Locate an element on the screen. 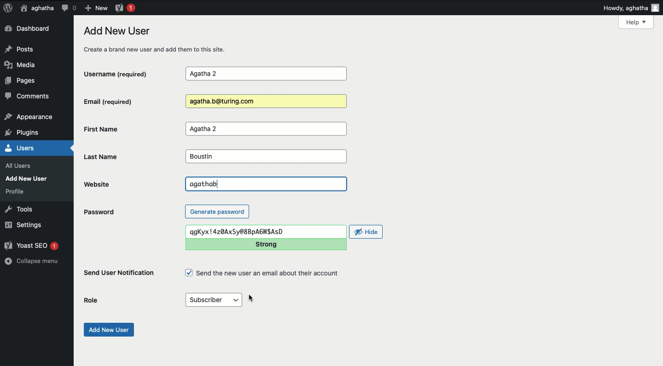  aghatha is located at coordinates (35, 8).